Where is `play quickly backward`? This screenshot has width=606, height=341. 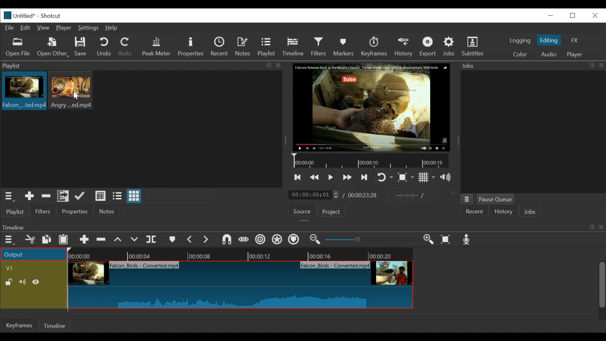
play quickly backward is located at coordinates (315, 177).